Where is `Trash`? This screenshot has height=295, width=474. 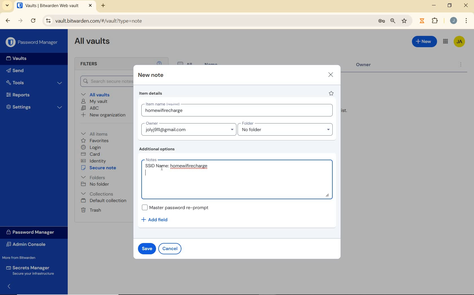 Trash is located at coordinates (91, 210).